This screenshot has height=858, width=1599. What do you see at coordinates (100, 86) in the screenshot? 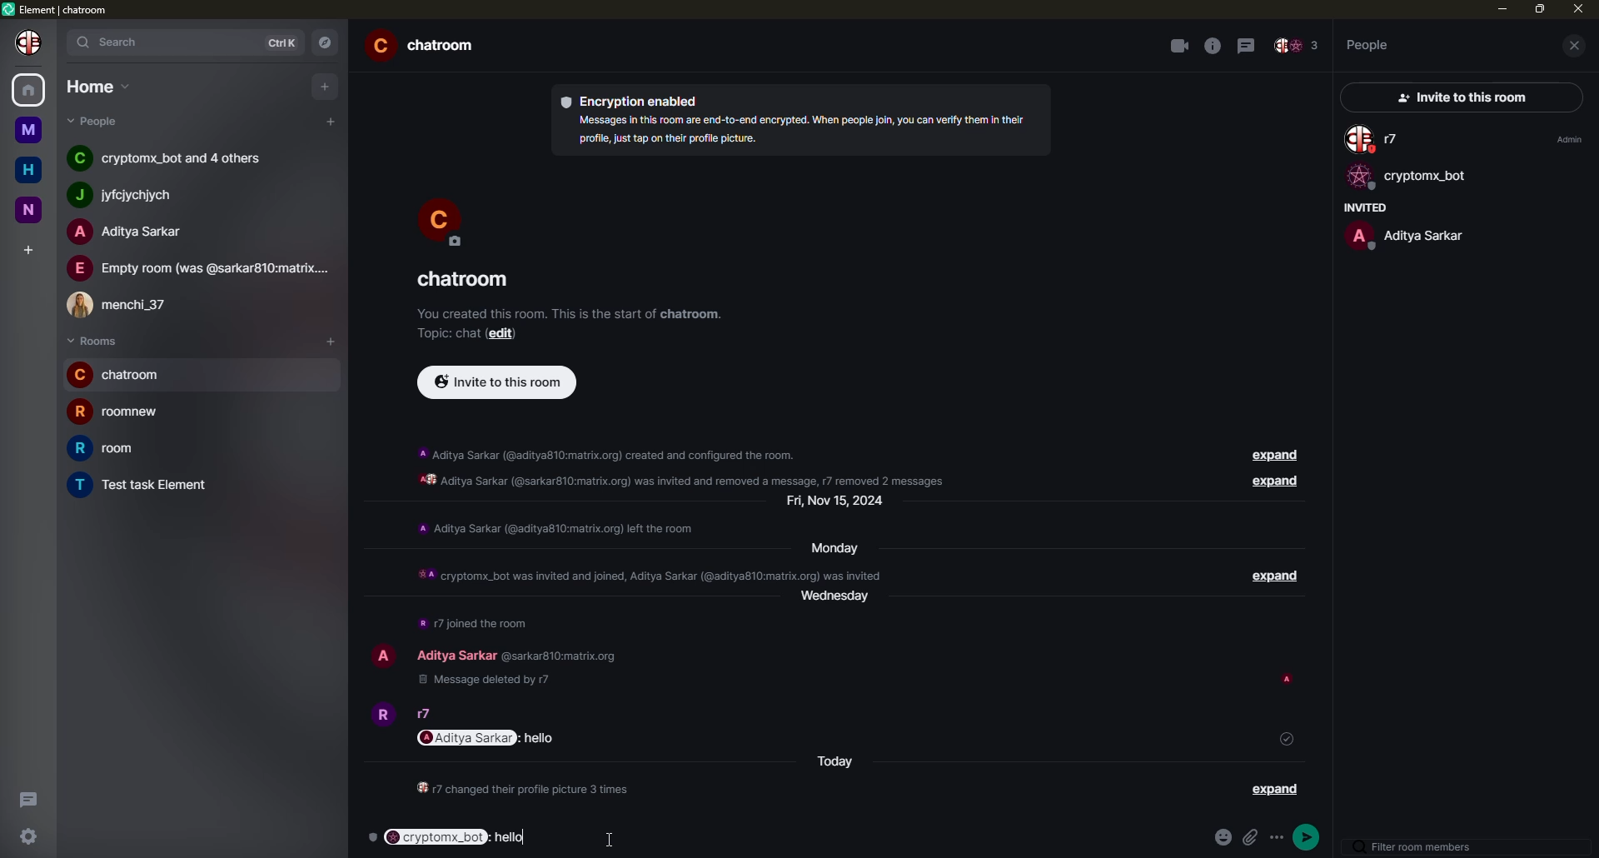
I see `home` at bounding box center [100, 86].